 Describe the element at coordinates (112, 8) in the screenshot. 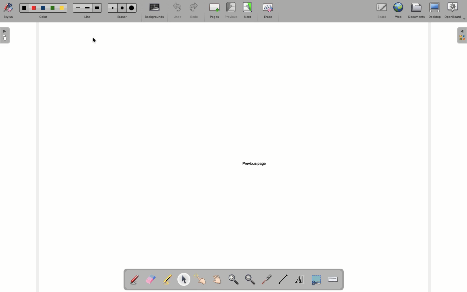

I see `Small eraser` at that location.